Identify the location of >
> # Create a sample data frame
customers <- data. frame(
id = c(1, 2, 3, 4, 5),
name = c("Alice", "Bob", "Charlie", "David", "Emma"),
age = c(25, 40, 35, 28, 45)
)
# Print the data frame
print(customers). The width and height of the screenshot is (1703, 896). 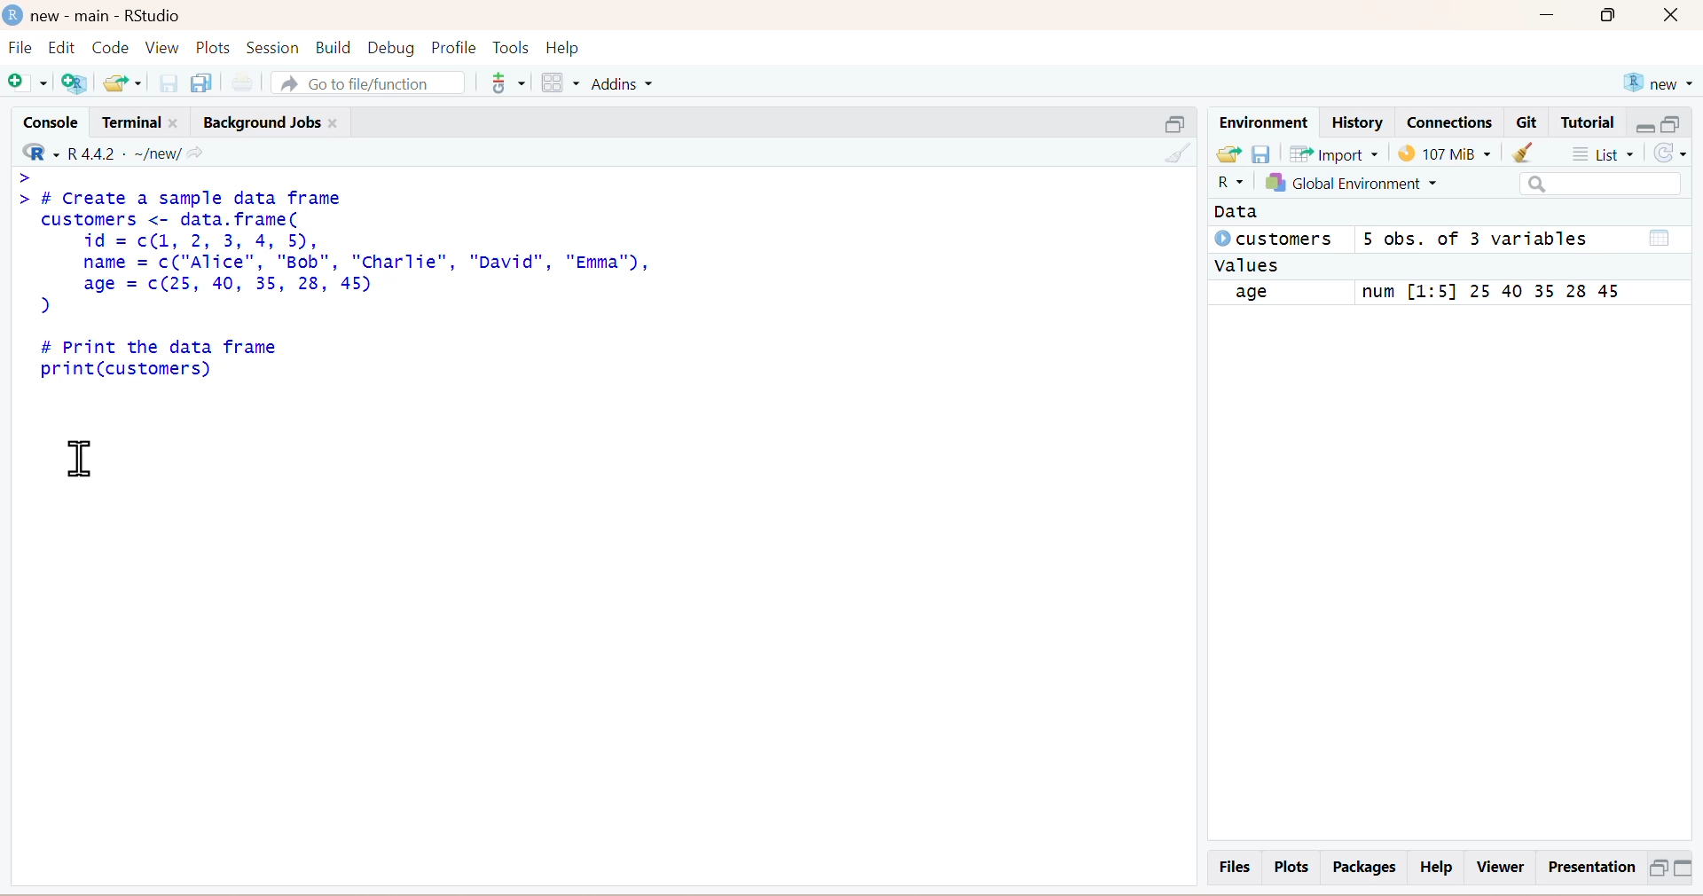
(366, 281).